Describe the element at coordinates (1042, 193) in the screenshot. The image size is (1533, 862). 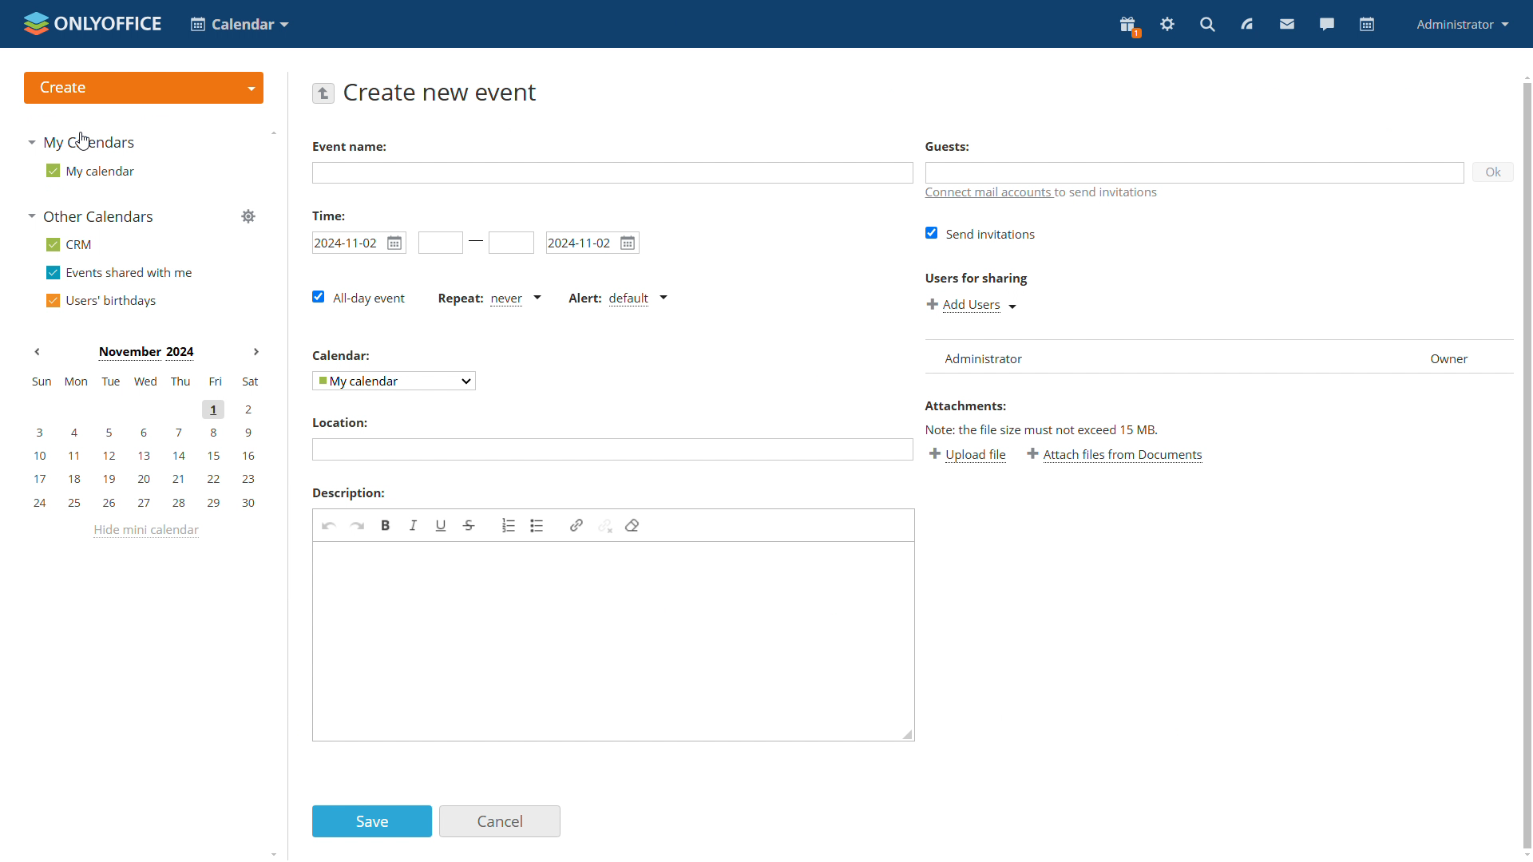
I see `connect mail accounts` at that location.